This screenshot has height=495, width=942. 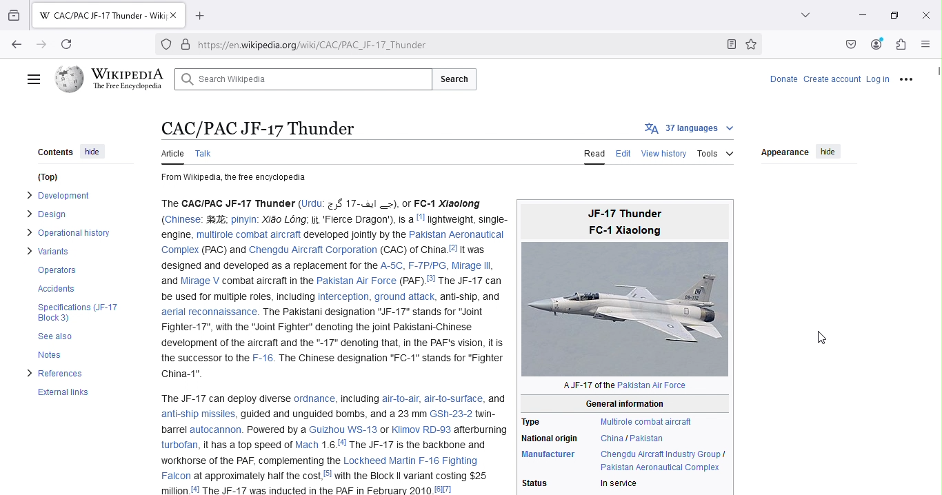 I want to click on Close tab, so click(x=178, y=16).